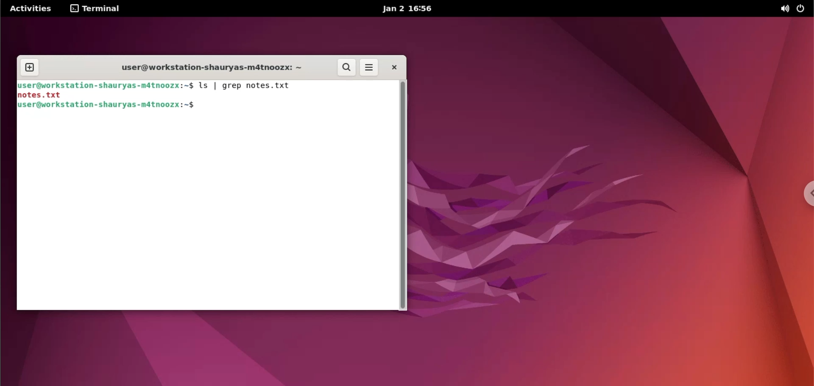 The height and width of the screenshot is (386, 814). What do you see at coordinates (47, 95) in the screenshot?
I see `notes. txt` at bounding box center [47, 95].